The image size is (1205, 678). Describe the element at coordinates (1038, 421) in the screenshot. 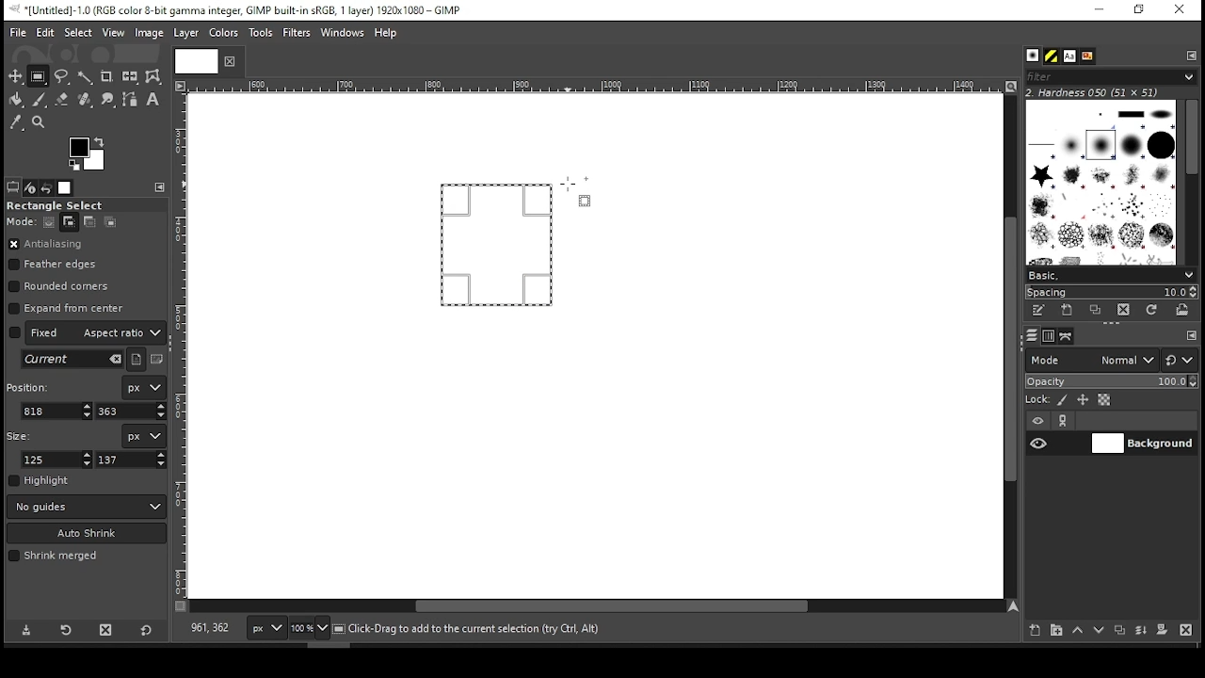

I see `layer visibility` at that location.